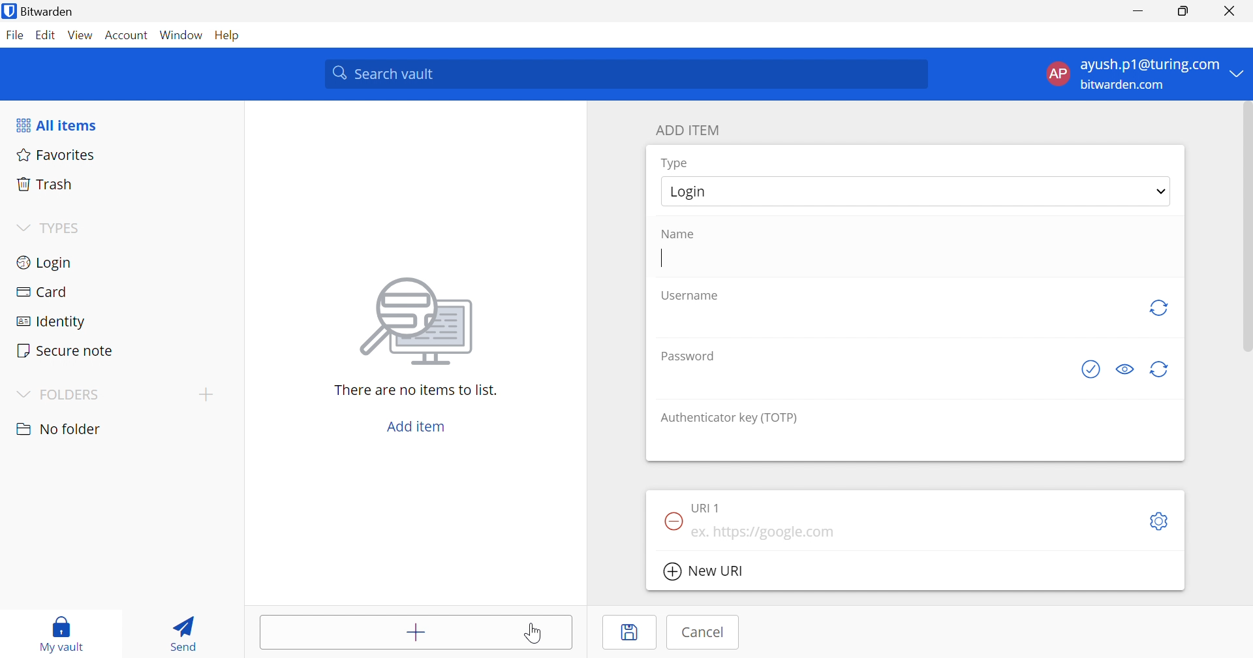  Describe the element at coordinates (1241, 74) in the screenshot. I see `Drop Down` at that location.